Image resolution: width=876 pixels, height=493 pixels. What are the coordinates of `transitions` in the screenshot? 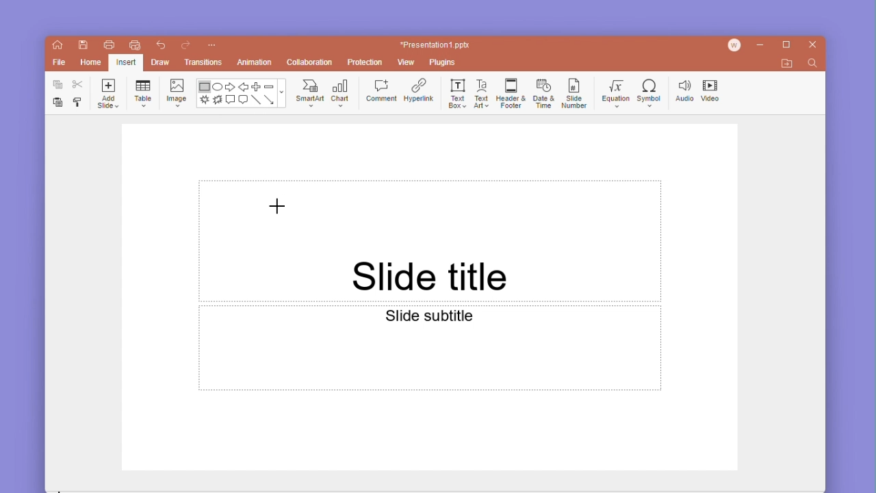 It's located at (203, 62).